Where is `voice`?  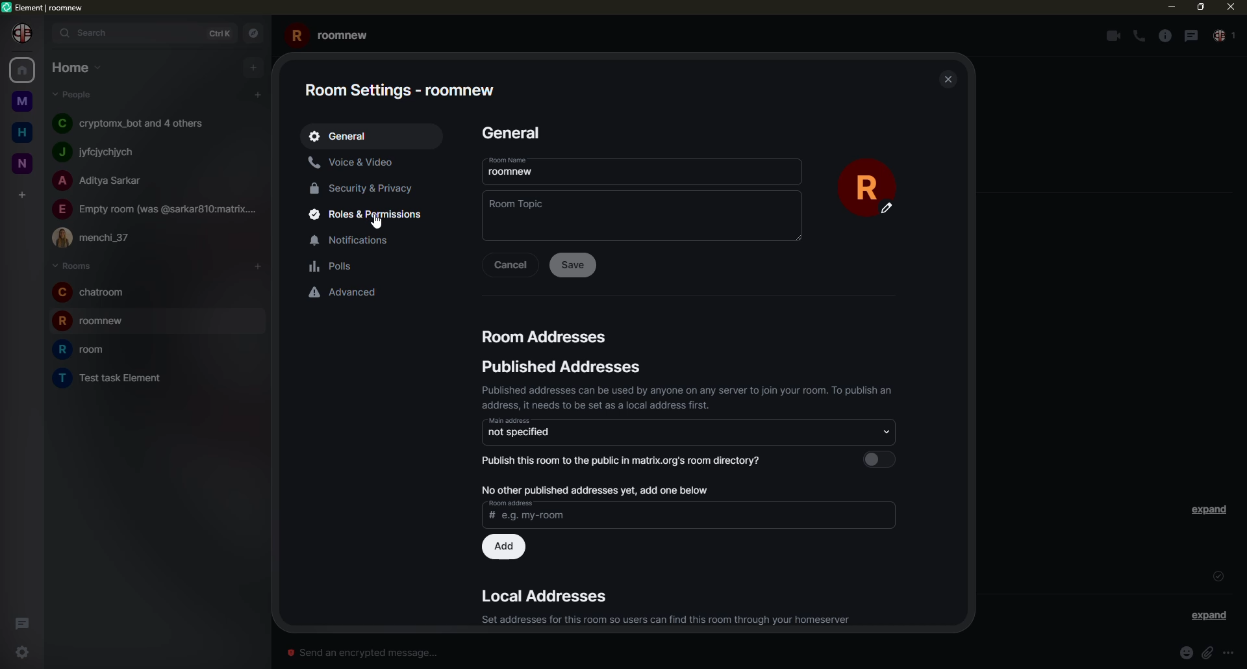 voice is located at coordinates (1139, 36).